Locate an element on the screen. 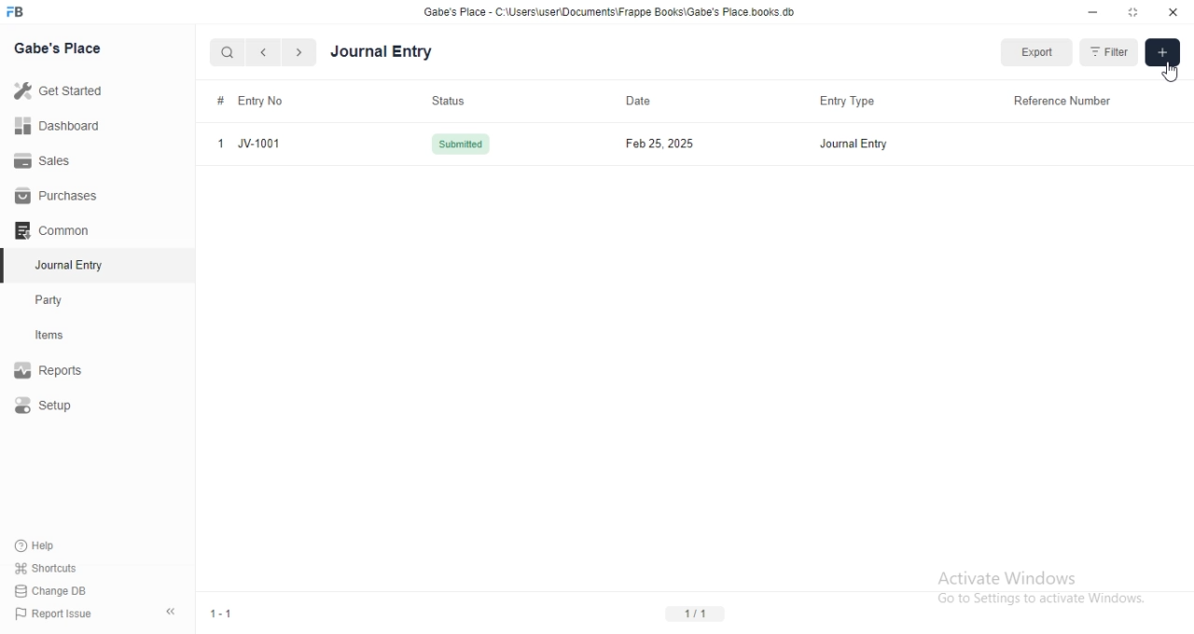 The image size is (1194, 634). Status is located at coordinates (451, 102).